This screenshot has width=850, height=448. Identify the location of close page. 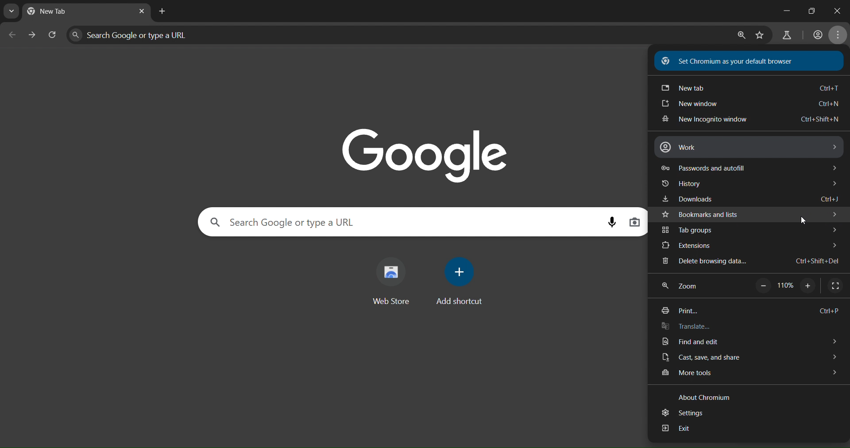
(141, 12).